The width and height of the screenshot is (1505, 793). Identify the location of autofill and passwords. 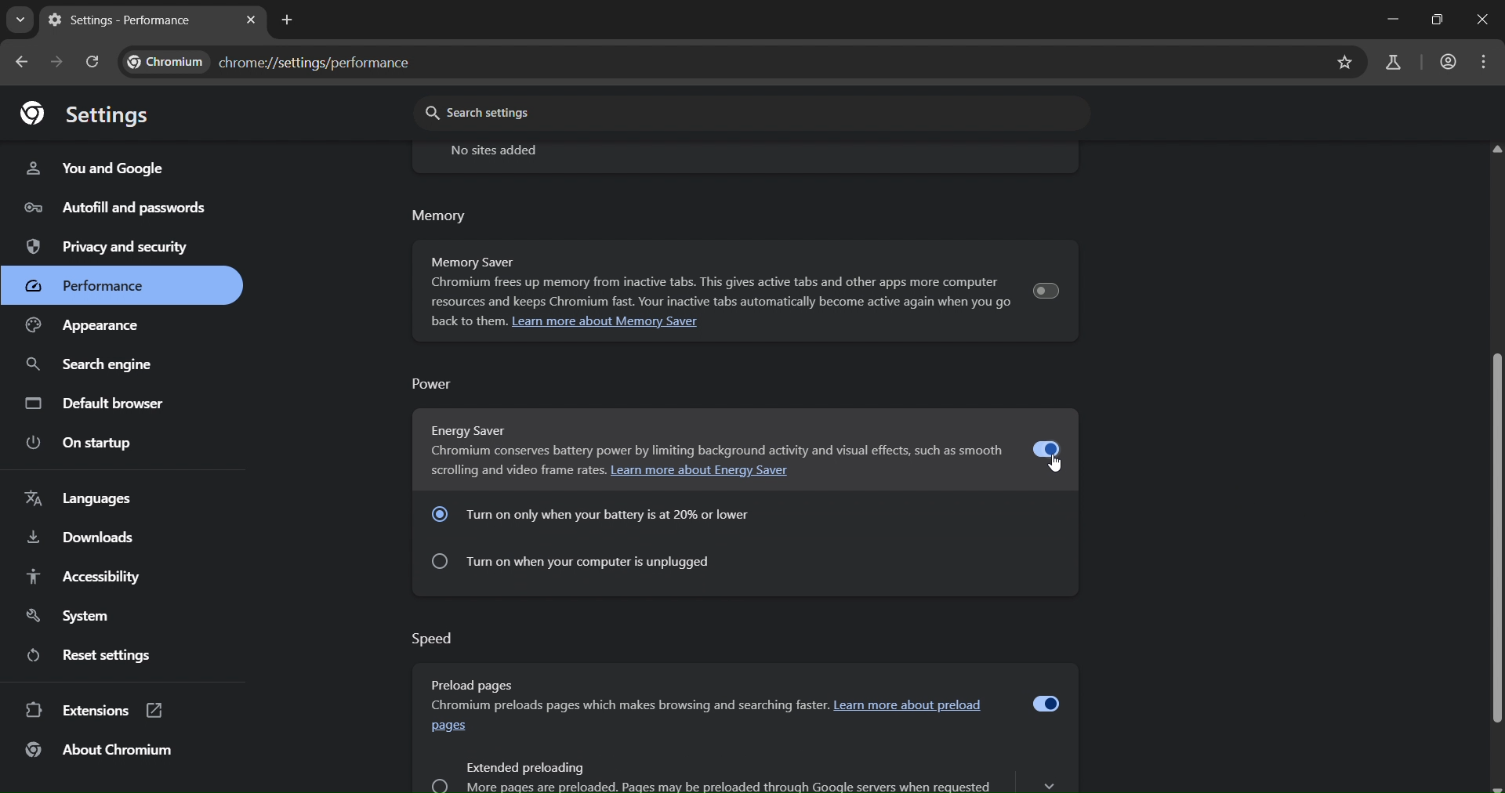
(118, 209).